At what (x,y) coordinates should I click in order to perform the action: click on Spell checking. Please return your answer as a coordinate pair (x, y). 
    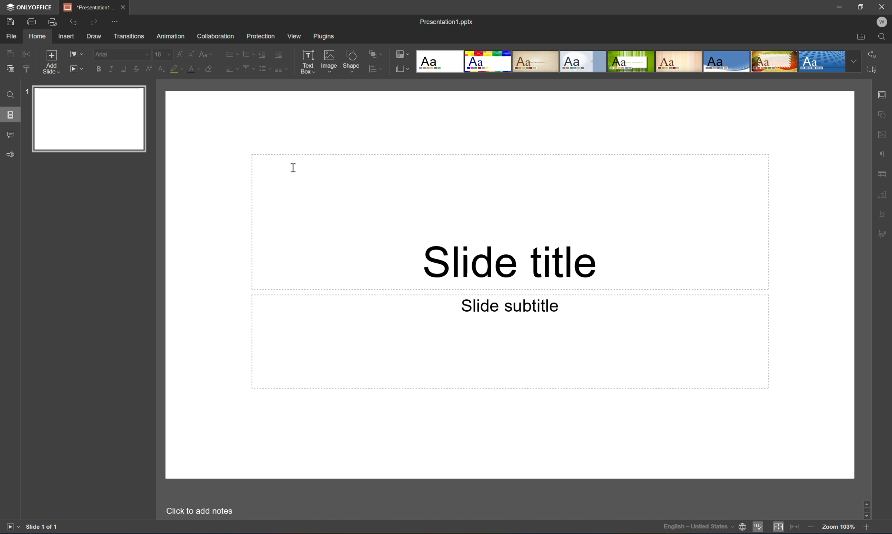
    Looking at the image, I should click on (758, 527).